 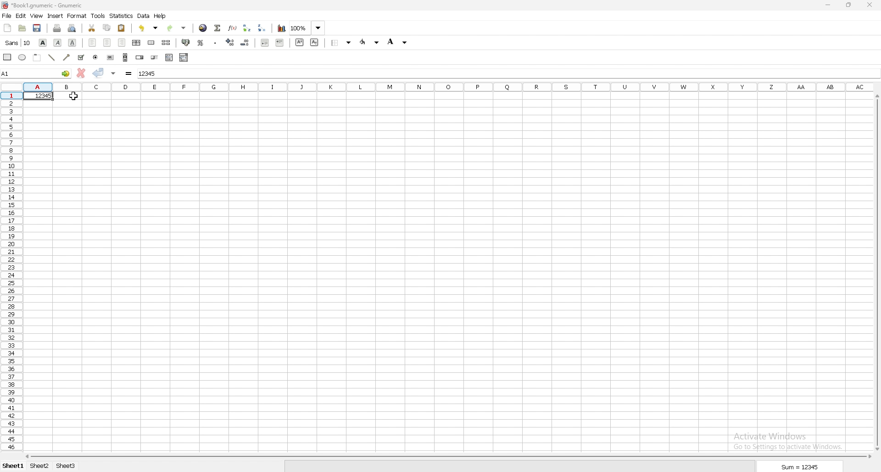 What do you see at coordinates (67, 57) in the screenshot?
I see `arrowed line` at bounding box center [67, 57].